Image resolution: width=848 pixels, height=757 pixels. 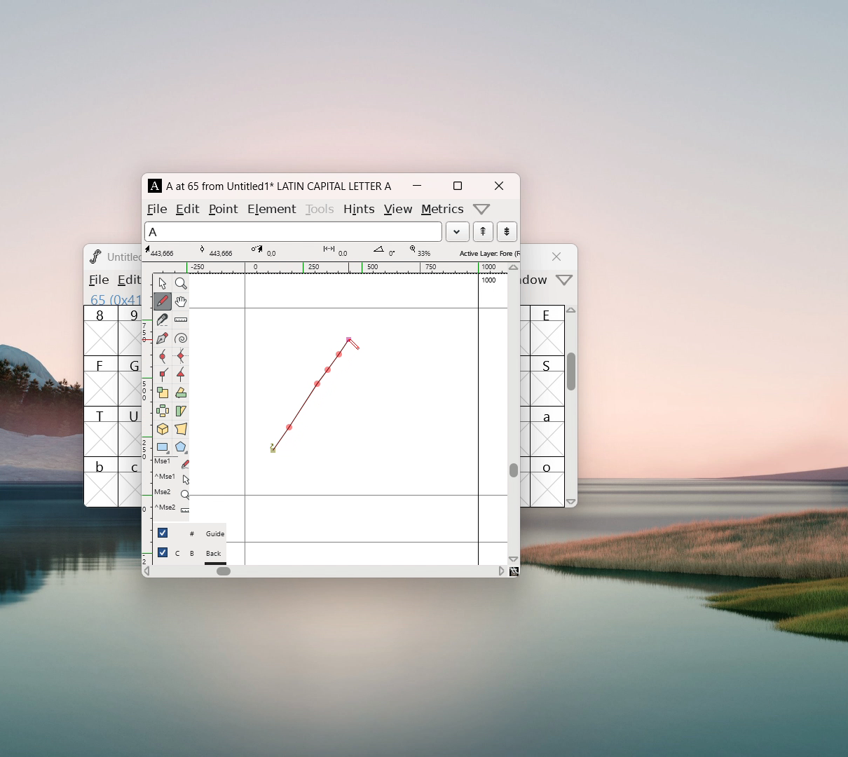 What do you see at coordinates (559, 257) in the screenshot?
I see `close` at bounding box center [559, 257].